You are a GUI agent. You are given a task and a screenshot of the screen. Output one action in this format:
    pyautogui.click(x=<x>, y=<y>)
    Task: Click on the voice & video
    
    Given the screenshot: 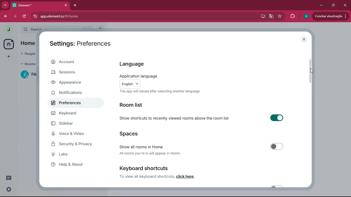 What is the action you would take?
    pyautogui.click(x=69, y=134)
    